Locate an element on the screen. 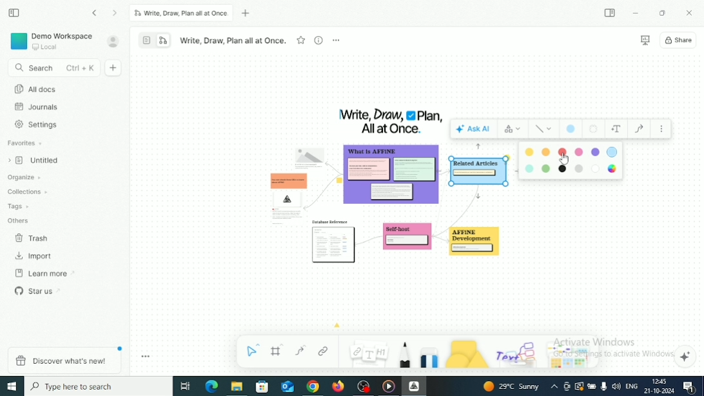 This screenshot has width=704, height=396. Frame is located at coordinates (278, 350).